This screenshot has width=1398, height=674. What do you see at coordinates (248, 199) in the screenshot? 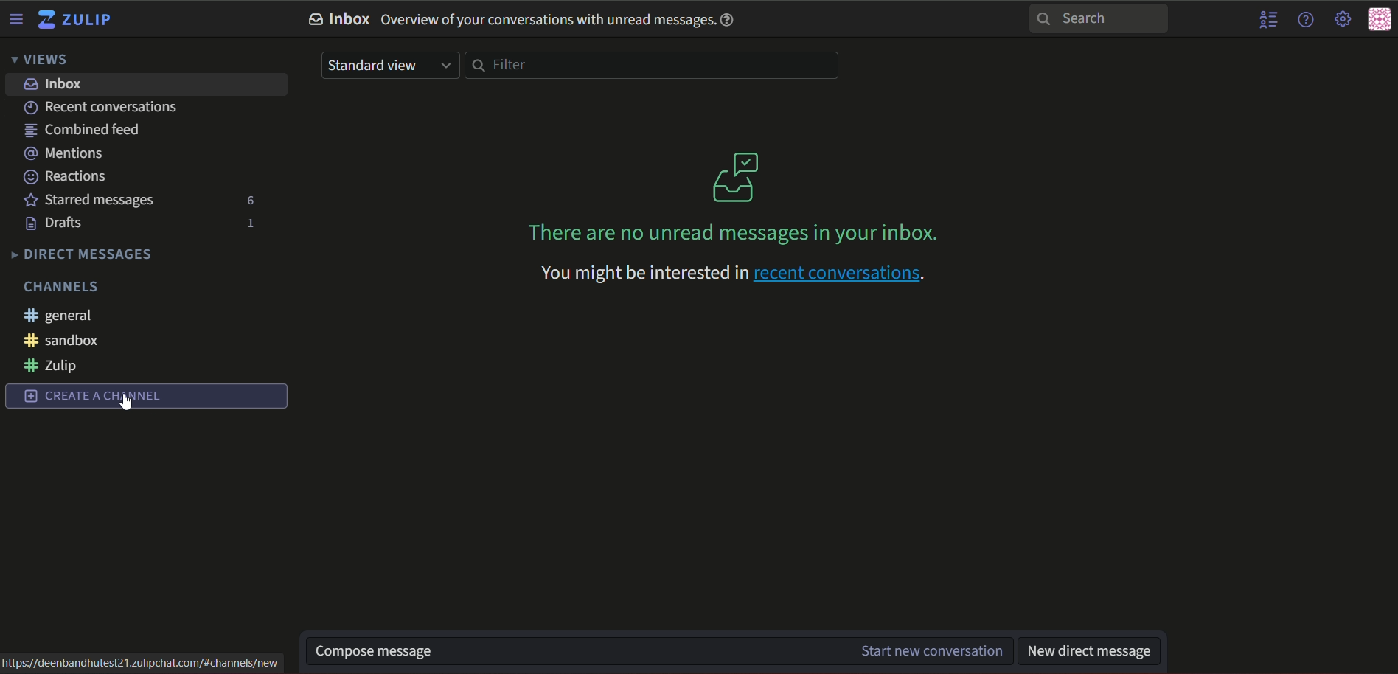
I see `6` at bounding box center [248, 199].